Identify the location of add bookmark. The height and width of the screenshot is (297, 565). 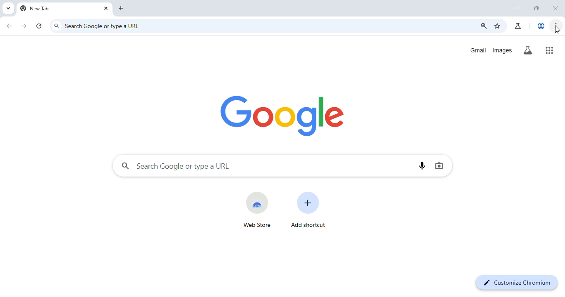
(498, 26).